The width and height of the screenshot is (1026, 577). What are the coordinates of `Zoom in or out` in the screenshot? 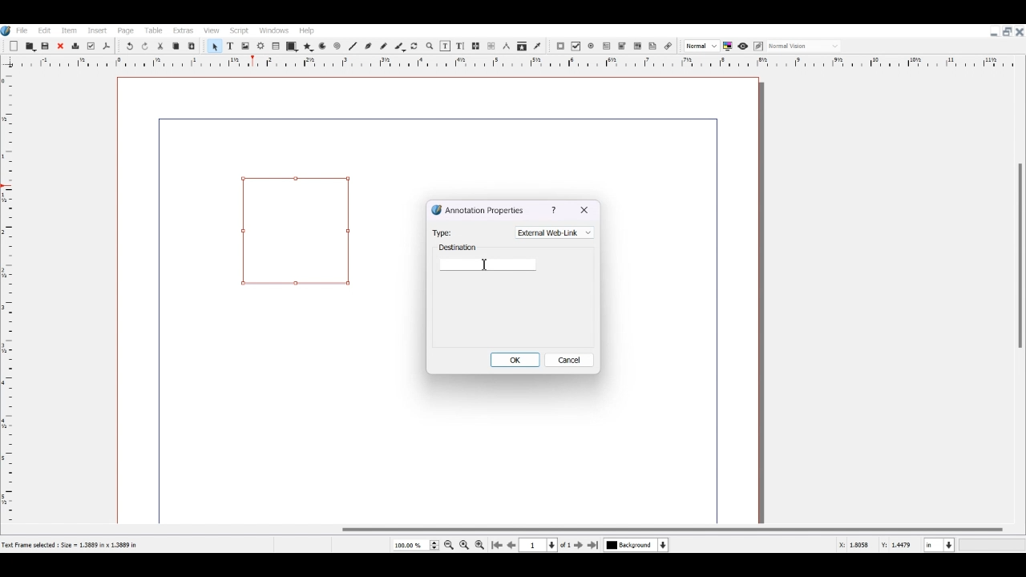 It's located at (429, 46).